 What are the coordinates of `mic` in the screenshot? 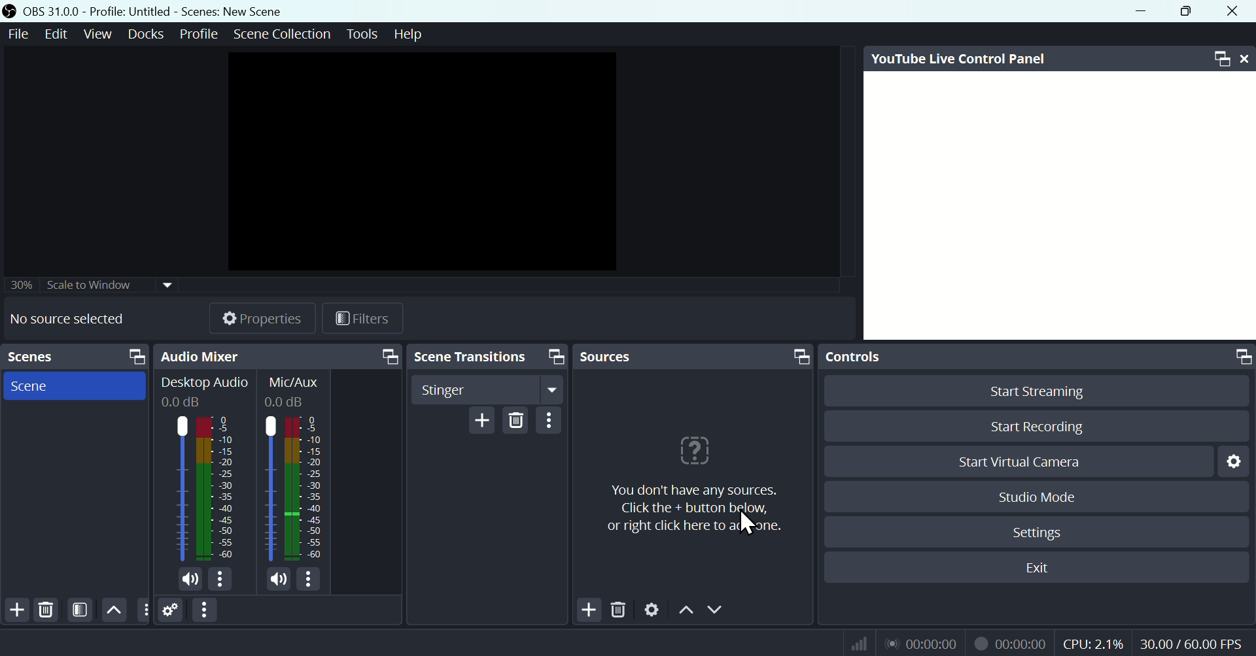 It's located at (279, 578).